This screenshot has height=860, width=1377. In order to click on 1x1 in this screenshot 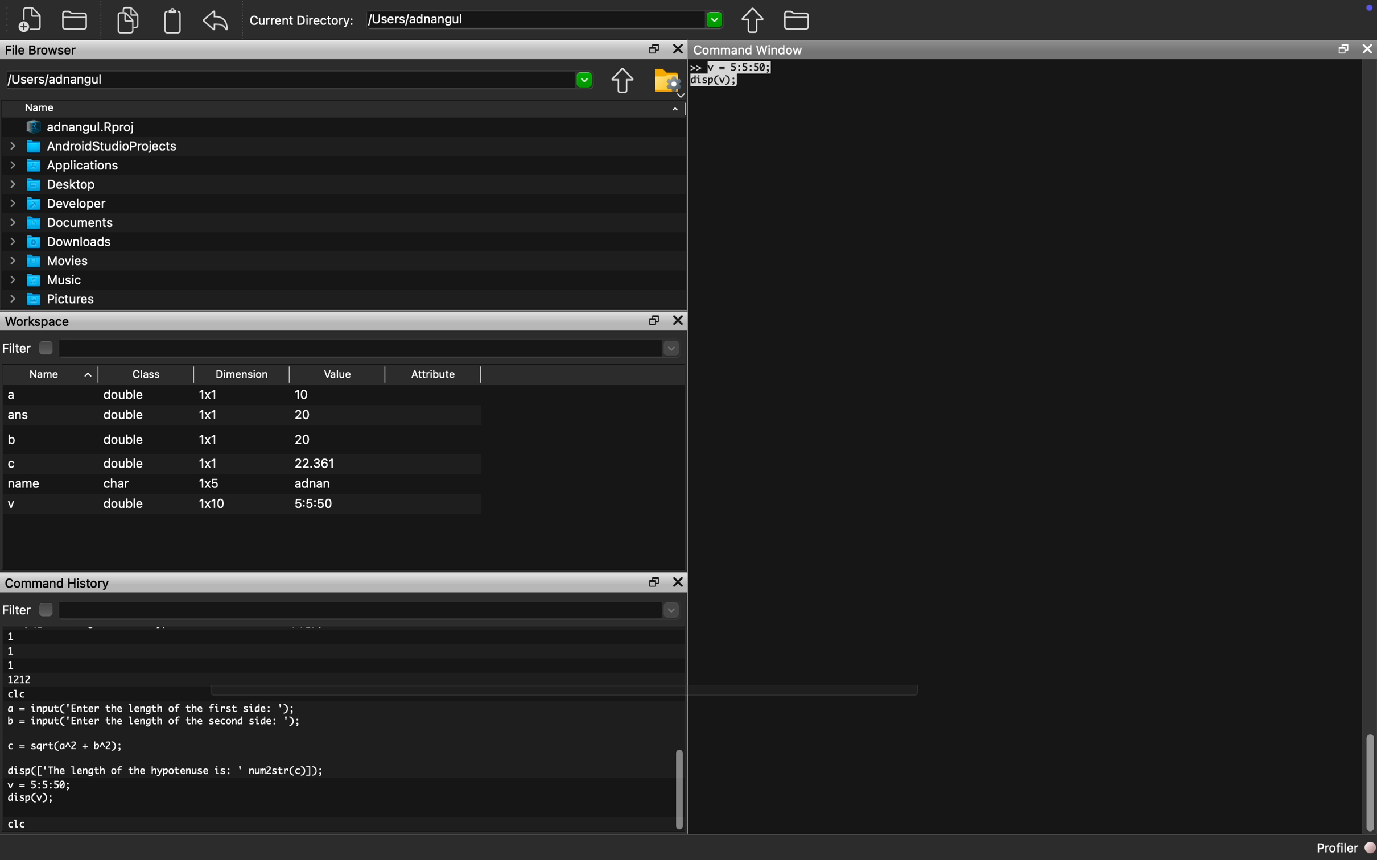, I will do `click(212, 395)`.